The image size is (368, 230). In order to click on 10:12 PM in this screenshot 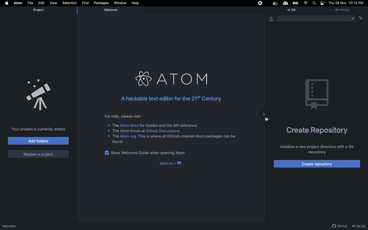, I will do `click(356, 3)`.